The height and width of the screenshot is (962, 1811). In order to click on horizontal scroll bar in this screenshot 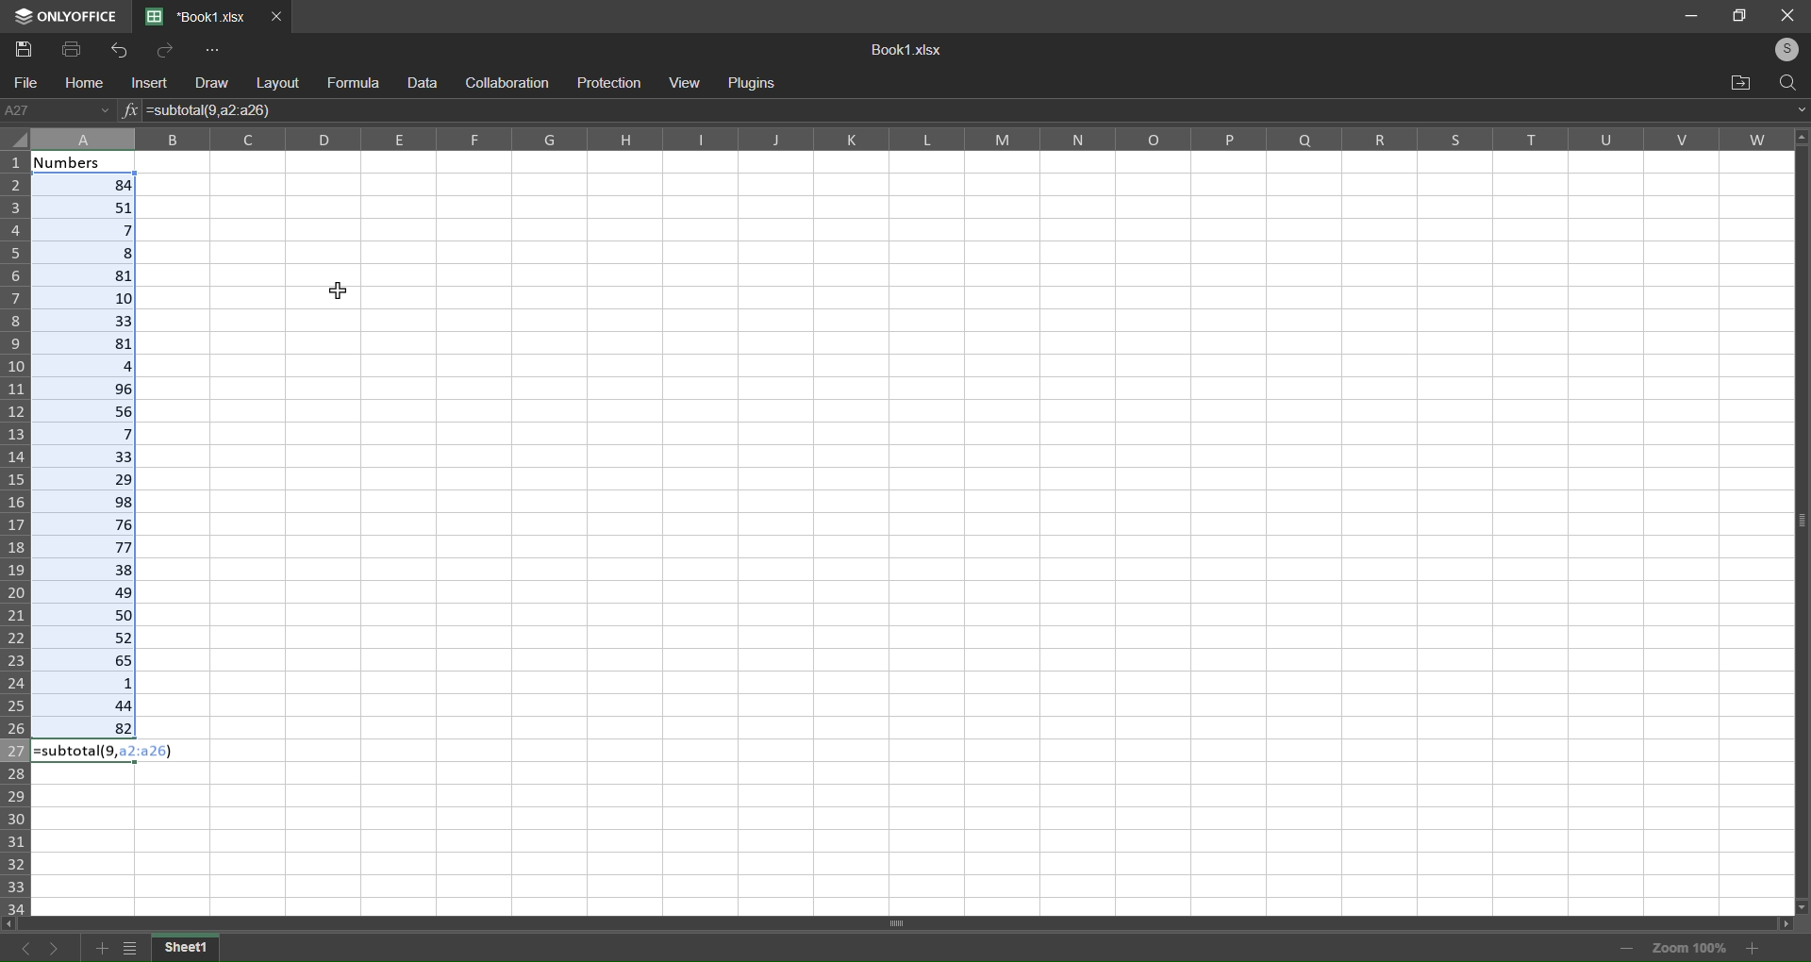, I will do `click(901, 922)`.